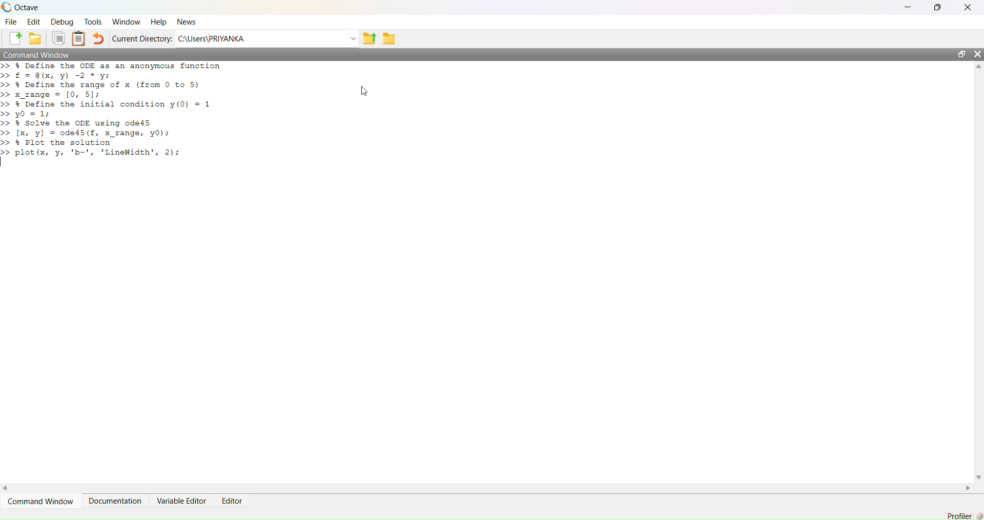 This screenshot has width=984, height=520. Describe the element at coordinates (34, 21) in the screenshot. I see `Edit` at that location.